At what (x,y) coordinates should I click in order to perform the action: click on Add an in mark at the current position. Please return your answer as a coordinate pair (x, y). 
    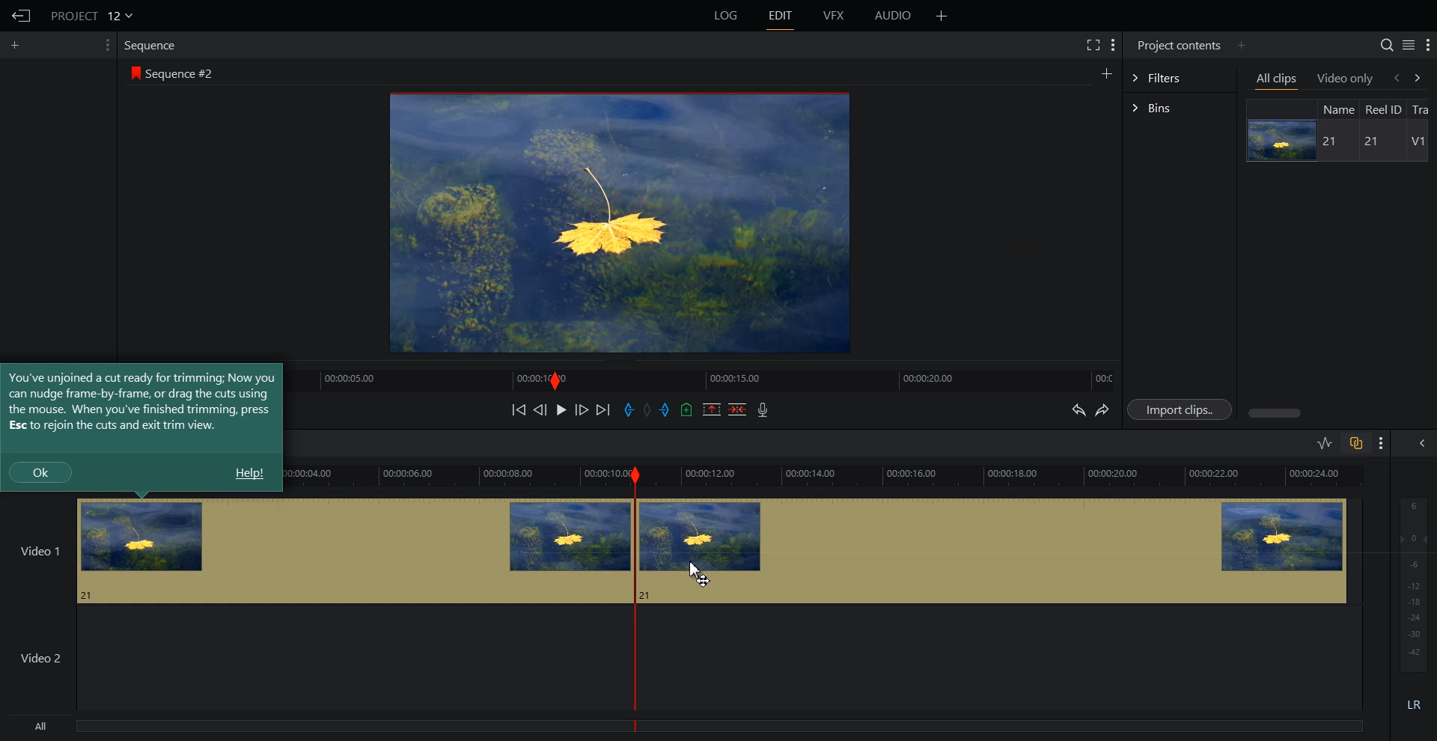
    Looking at the image, I should click on (629, 409).